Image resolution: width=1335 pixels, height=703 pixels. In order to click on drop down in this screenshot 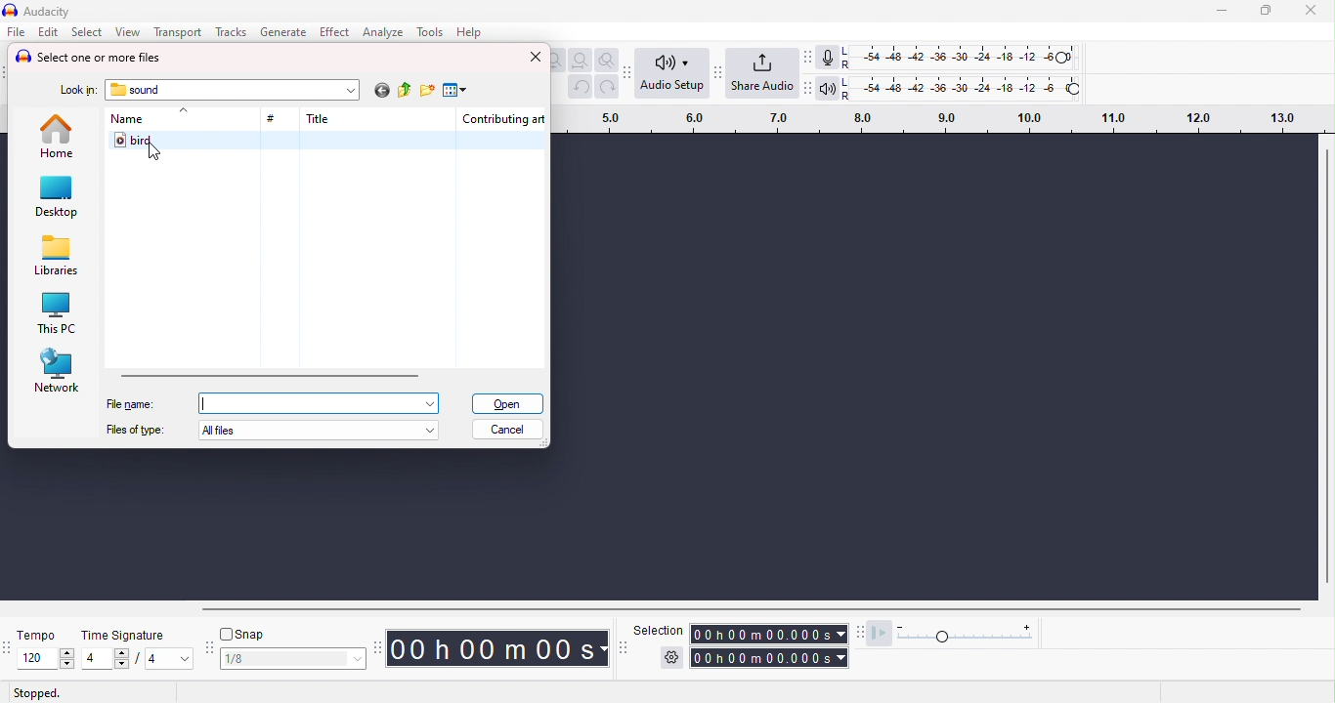, I will do `click(350, 90)`.